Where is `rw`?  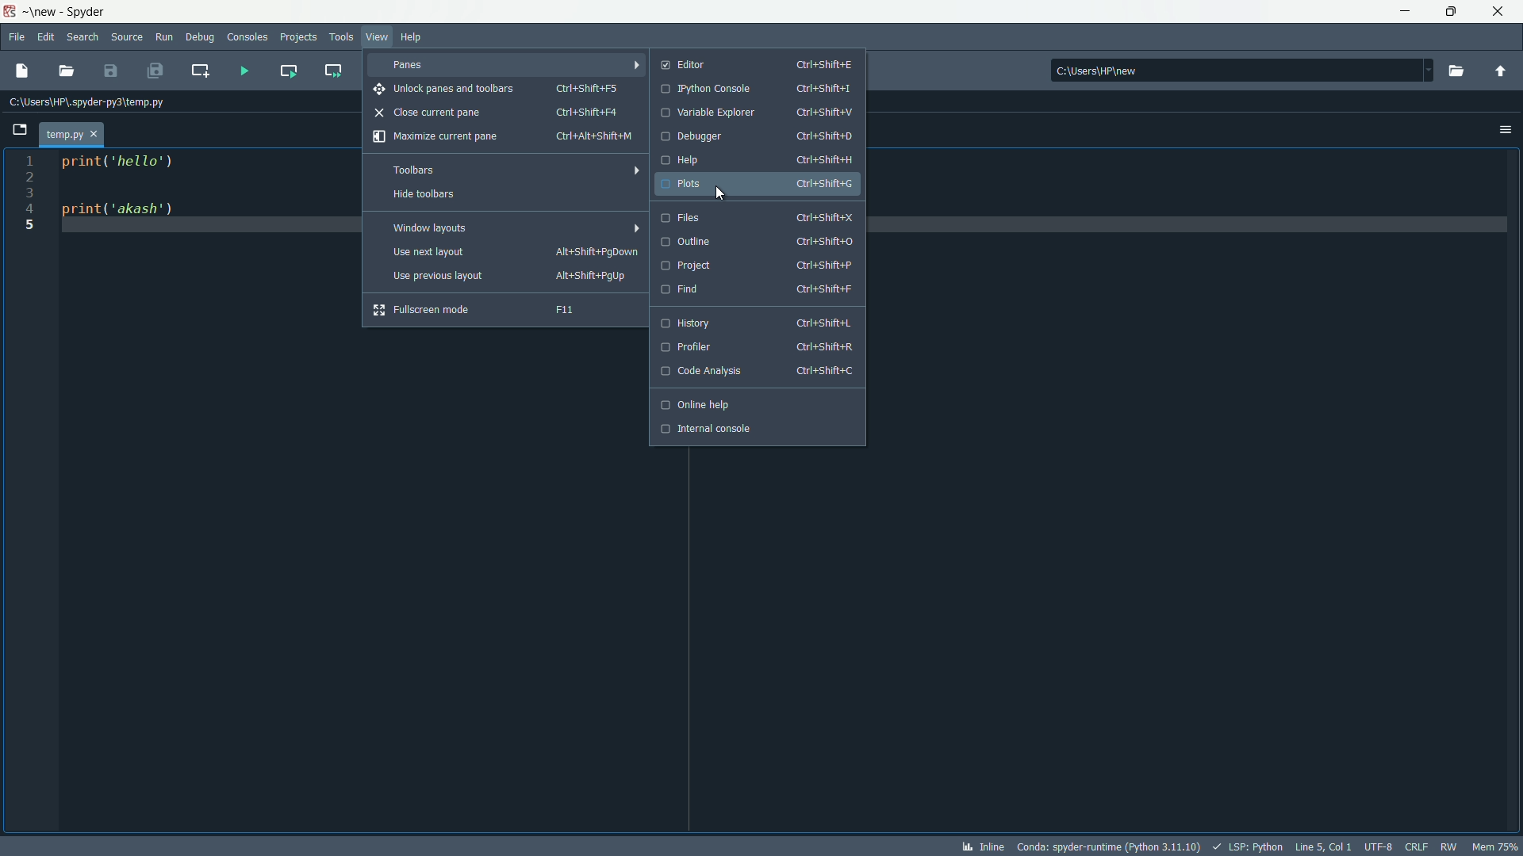 rw is located at coordinates (1448, 846).